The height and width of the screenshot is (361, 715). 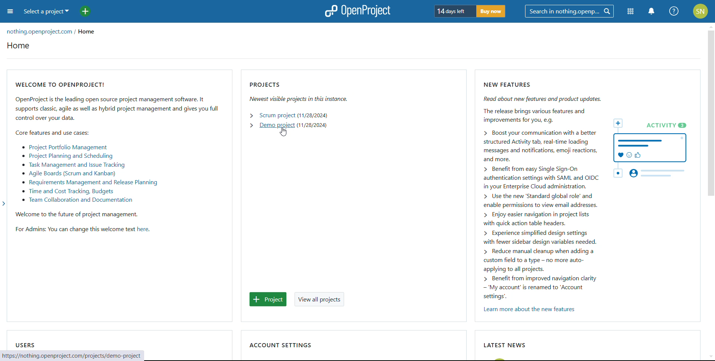 I want to click on expand, so click(x=252, y=125).